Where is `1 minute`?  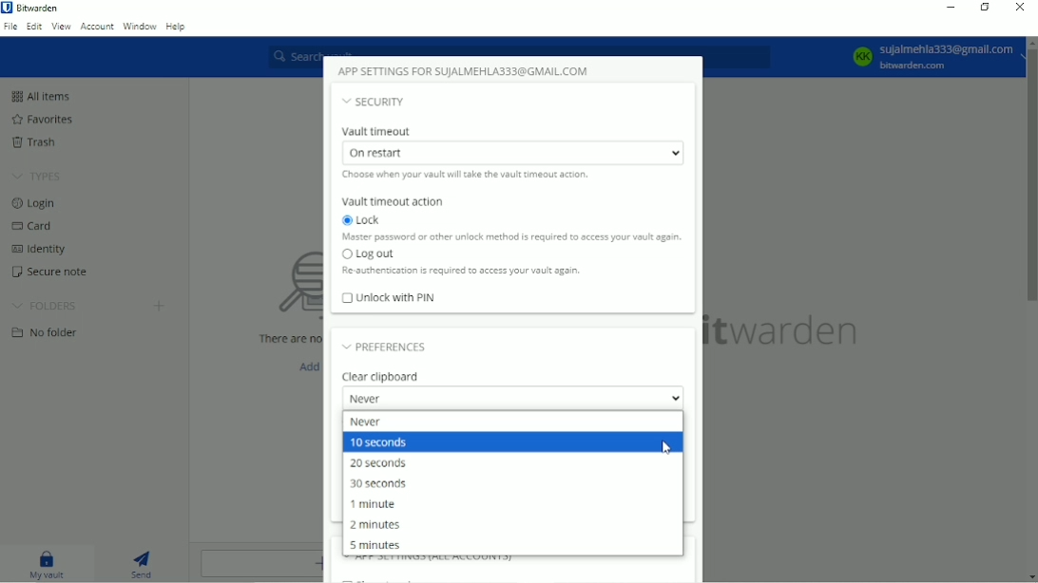
1 minute is located at coordinates (375, 503).